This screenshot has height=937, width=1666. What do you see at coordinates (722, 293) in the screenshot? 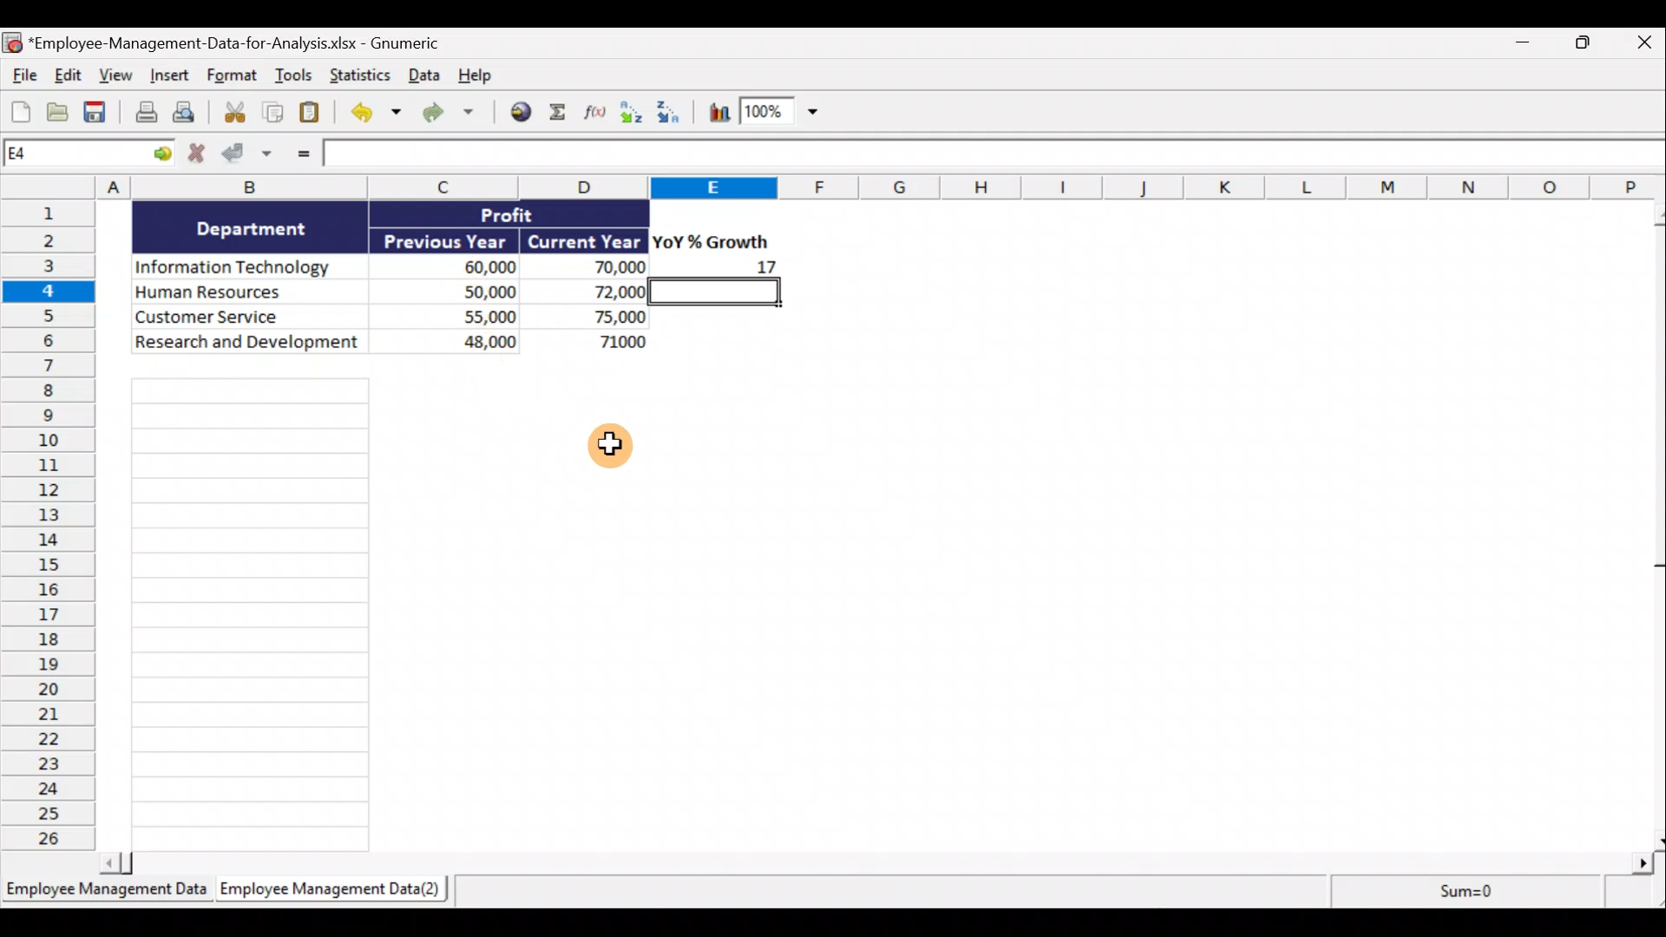
I see `selected cell` at bounding box center [722, 293].